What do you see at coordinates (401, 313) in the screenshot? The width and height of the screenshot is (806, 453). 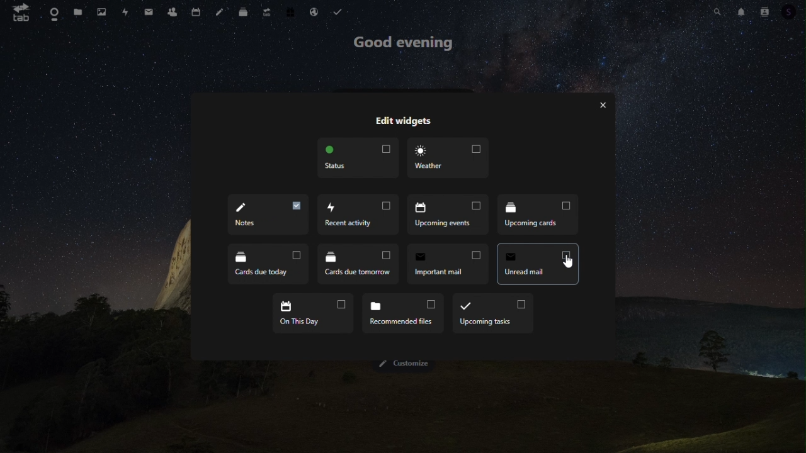 I see `Recommended files` at bounding box center [401, 313].